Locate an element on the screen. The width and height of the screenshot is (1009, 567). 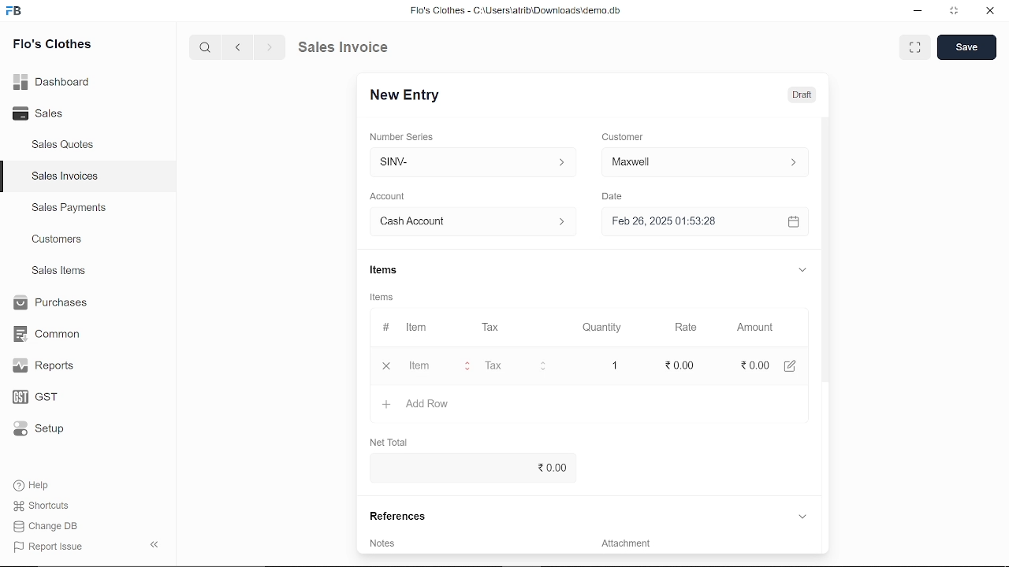
Shortcuts is located at coordinates (50, 506).